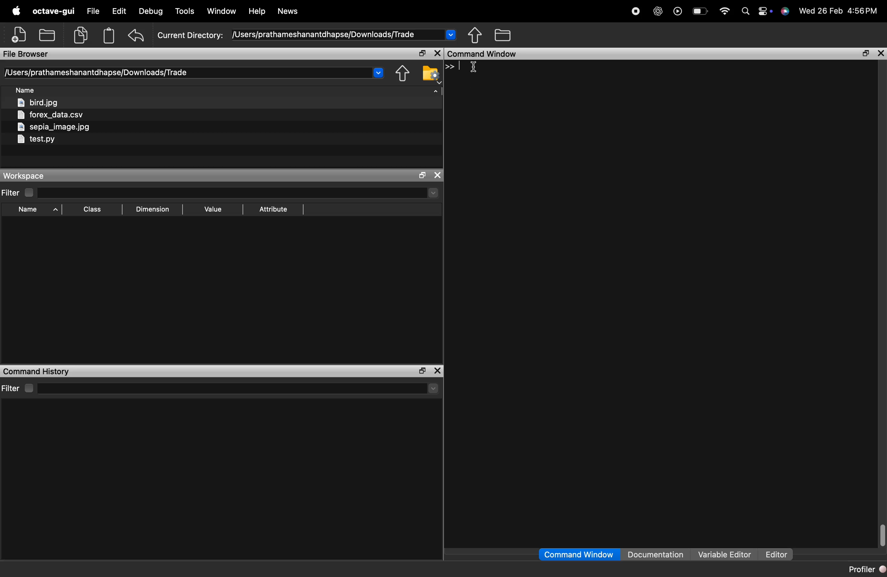 Image resolution: width=887 pixels, height=577 pixels. Describe the element at coordinates (16, 10) in the screenshot. I see `apple` at that location.